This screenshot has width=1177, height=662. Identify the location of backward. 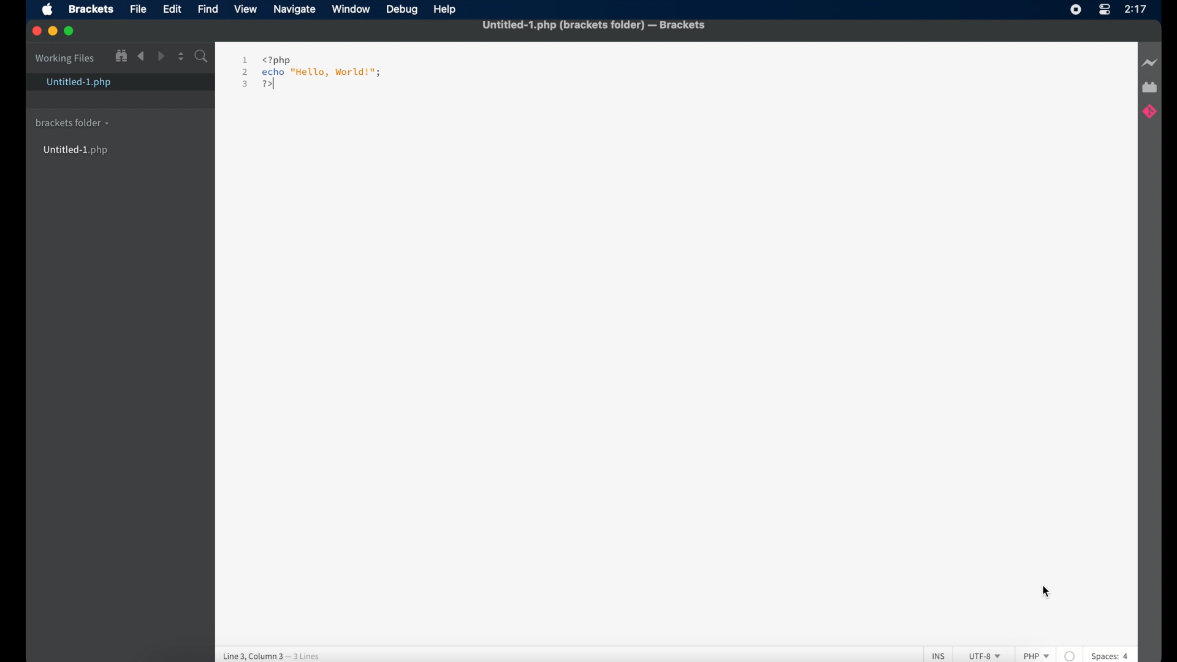
(141, 56).